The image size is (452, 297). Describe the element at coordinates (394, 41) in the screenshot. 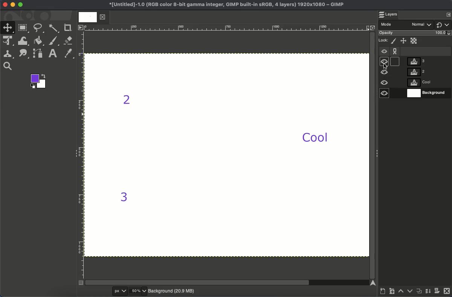

I see `Lock pixels` at that location.